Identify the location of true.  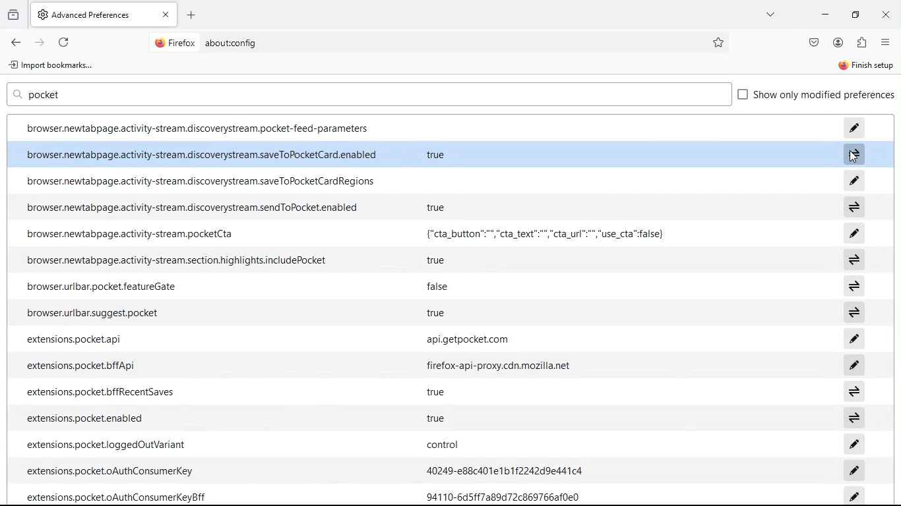
(436, 392).